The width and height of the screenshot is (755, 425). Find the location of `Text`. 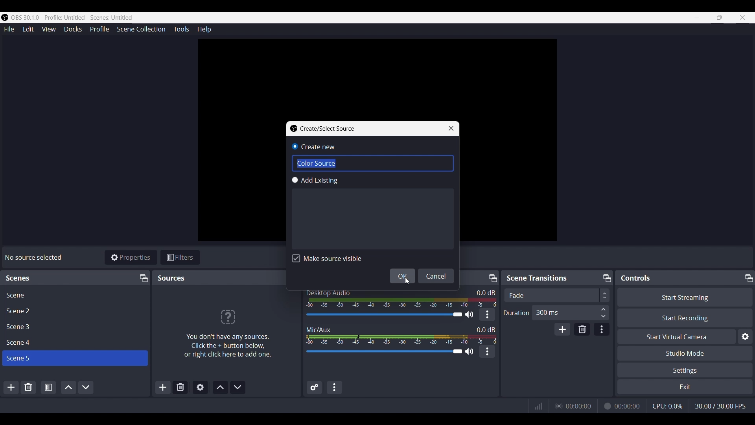

Text is located at coordinates (324, 128).